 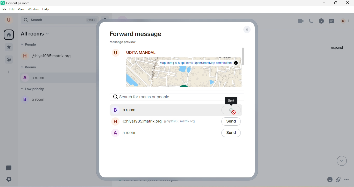 I want to click on video chat, so click(x=302, y=21).